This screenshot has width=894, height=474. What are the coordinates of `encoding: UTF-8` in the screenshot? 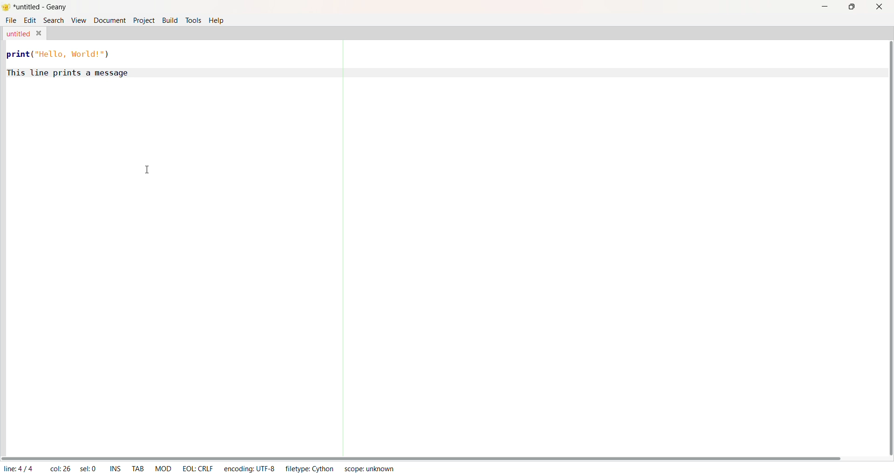 It's located at (249, 468).